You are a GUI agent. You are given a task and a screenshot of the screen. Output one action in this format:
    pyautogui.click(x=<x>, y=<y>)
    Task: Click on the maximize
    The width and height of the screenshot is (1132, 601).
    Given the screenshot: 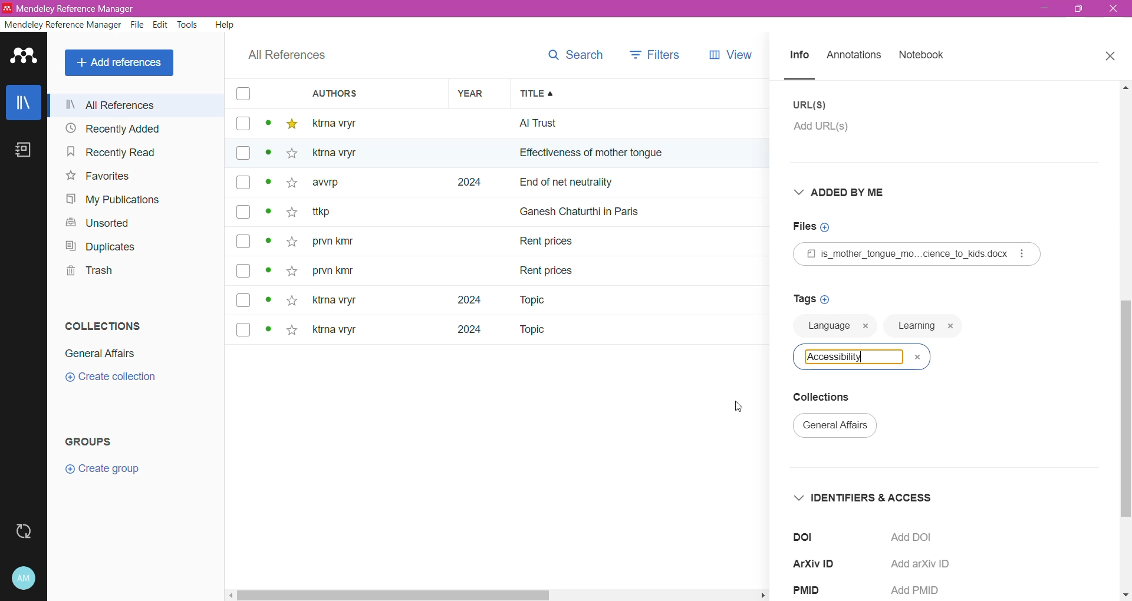 What is the action you would take?
    pyautogui.click(x=1075, y=13)
    